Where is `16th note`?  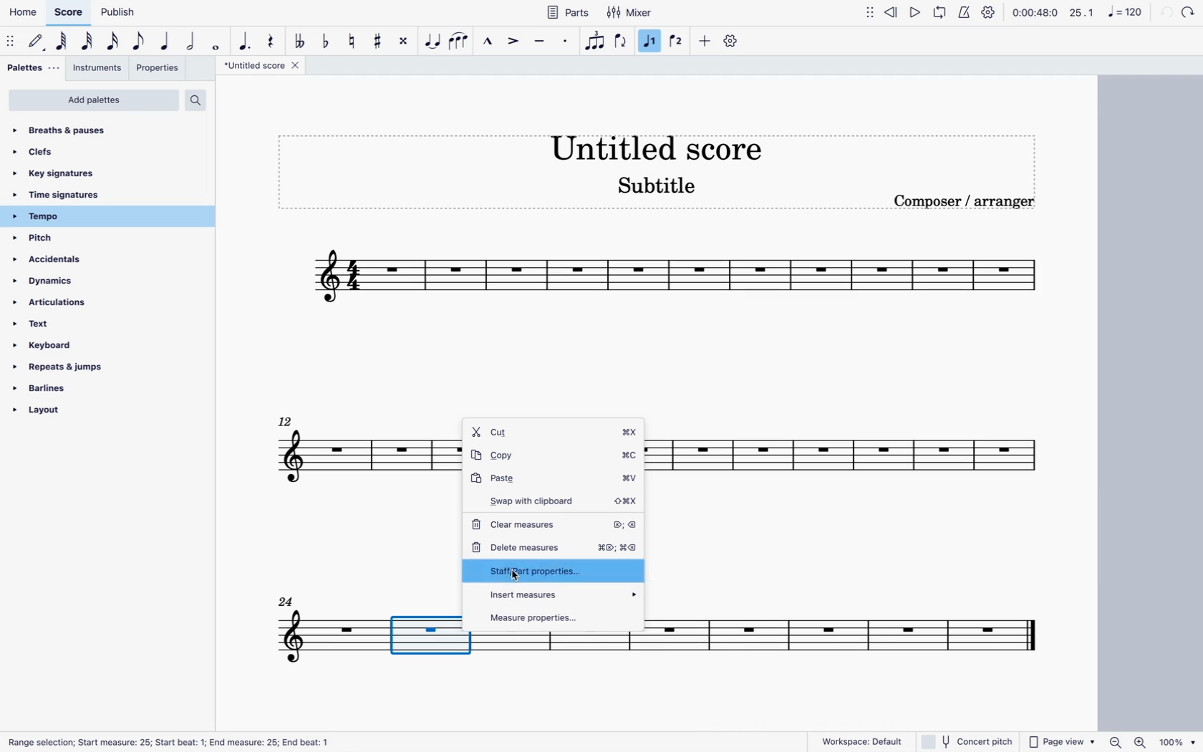 16th note is located at coordinates (114, 42).